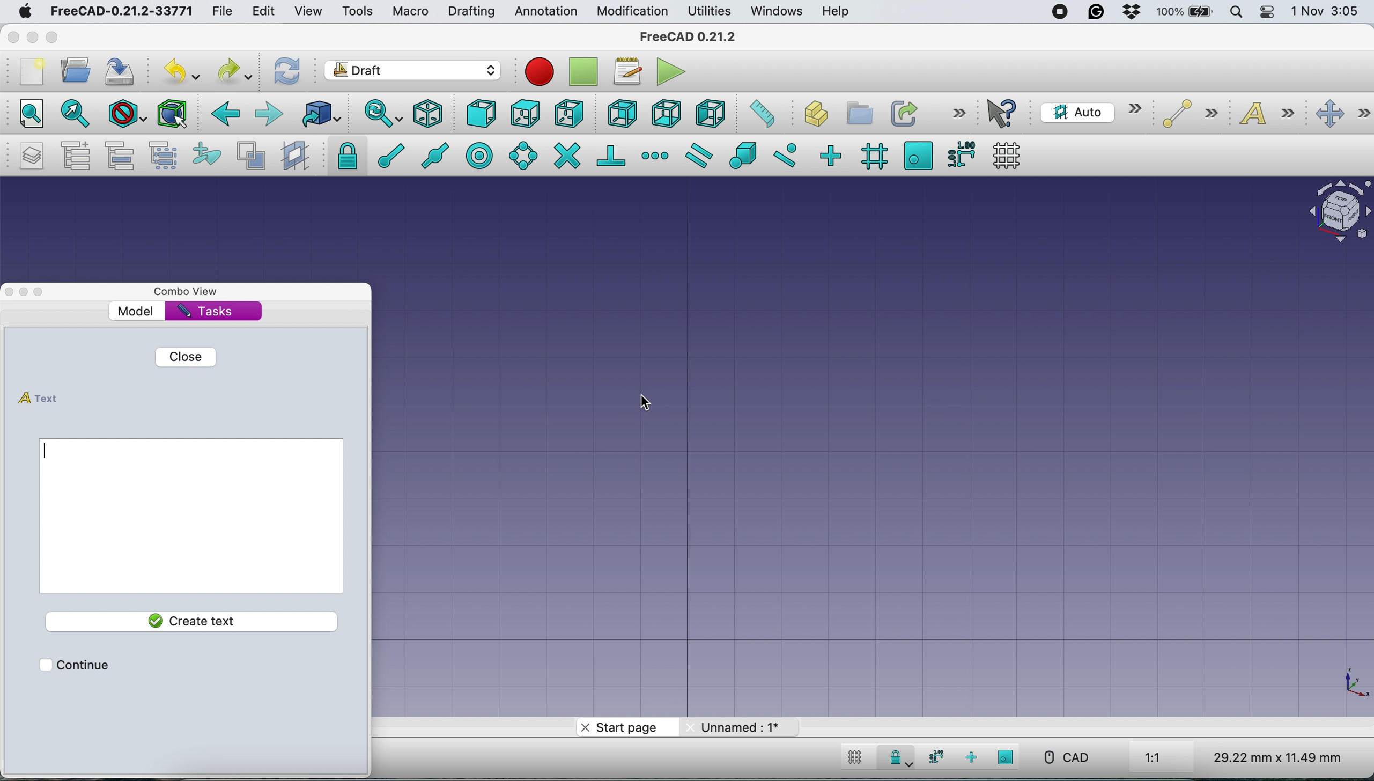 The image size is (1374, 781). I want to click on xy coordinate, so click(1346, 681).